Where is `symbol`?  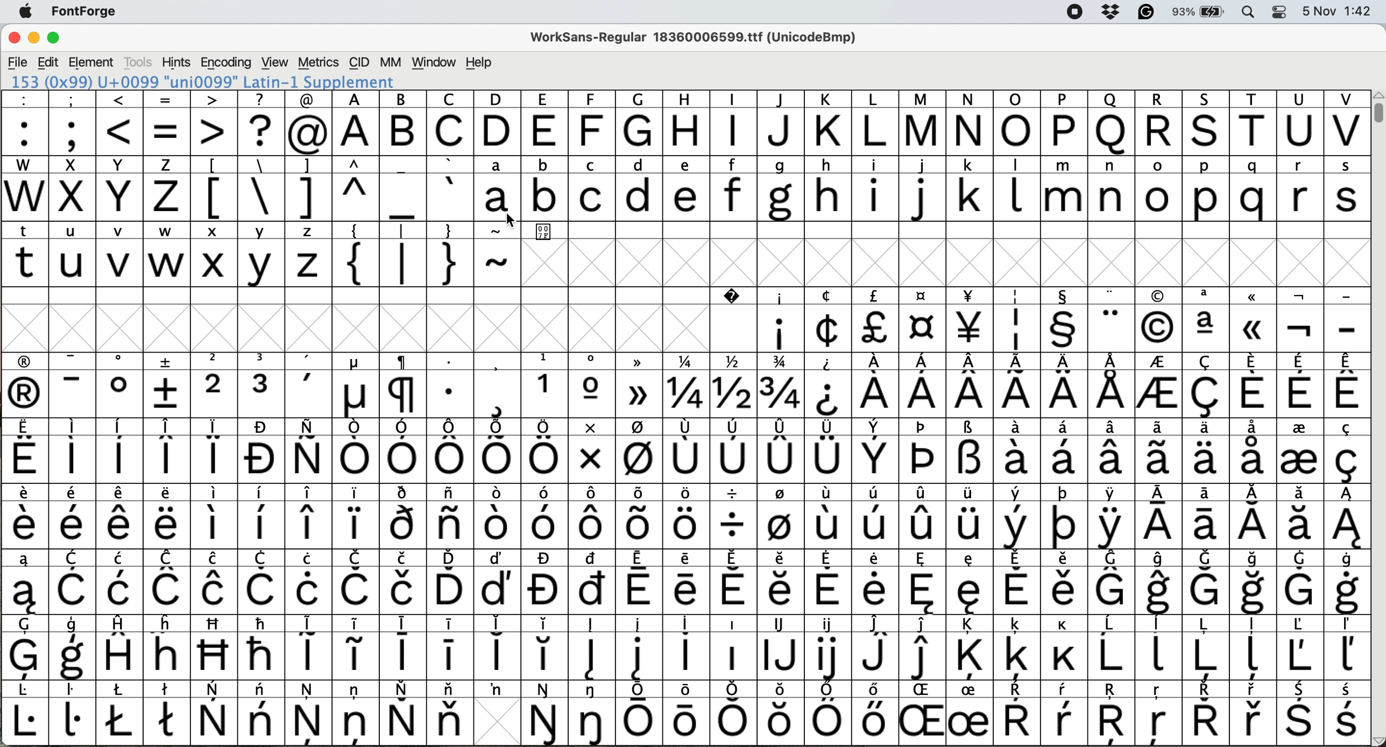 symbol is located at coordinates (1064, 320).